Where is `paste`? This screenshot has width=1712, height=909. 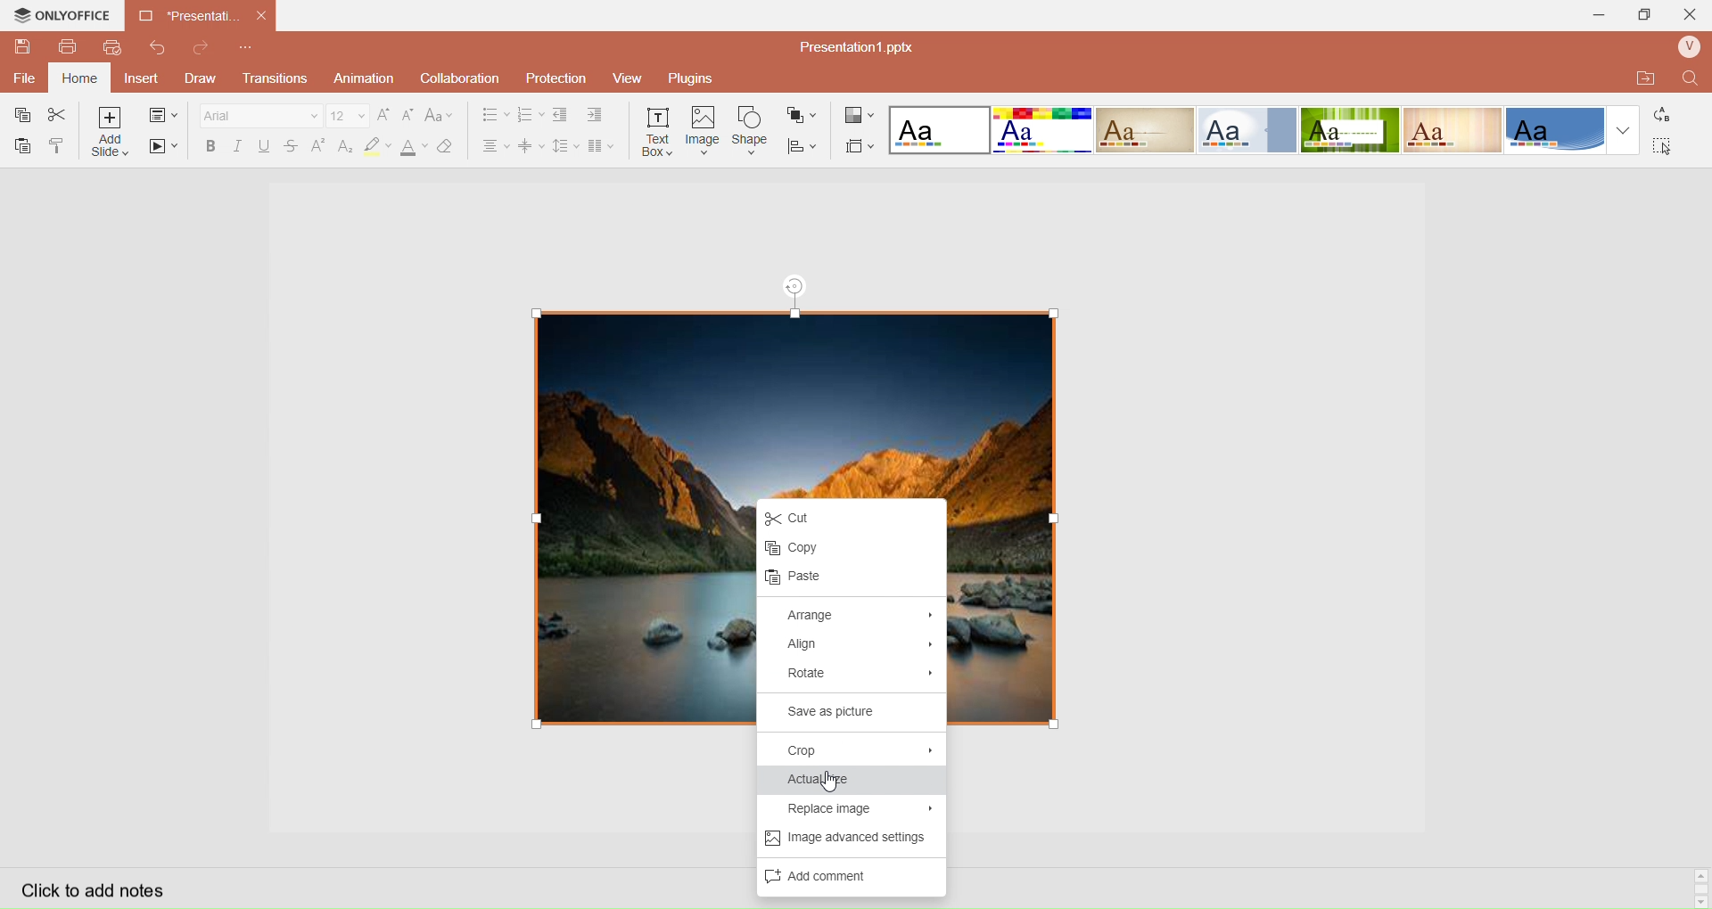
paste is located at coordinates (852, 577).